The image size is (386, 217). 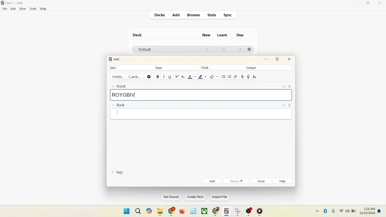 I want to click on text highlight color, so click(x=202, y=77).